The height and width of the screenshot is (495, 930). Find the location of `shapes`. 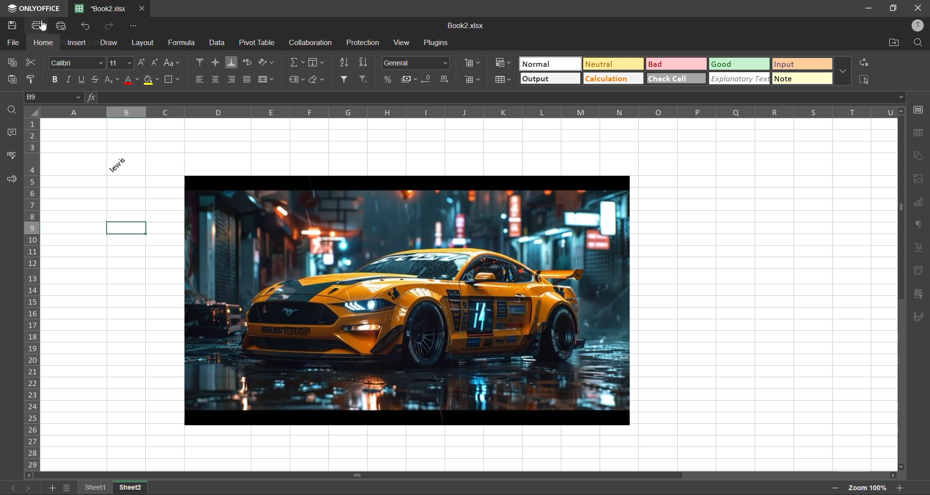

shapes is located at coordinates (917, 155).